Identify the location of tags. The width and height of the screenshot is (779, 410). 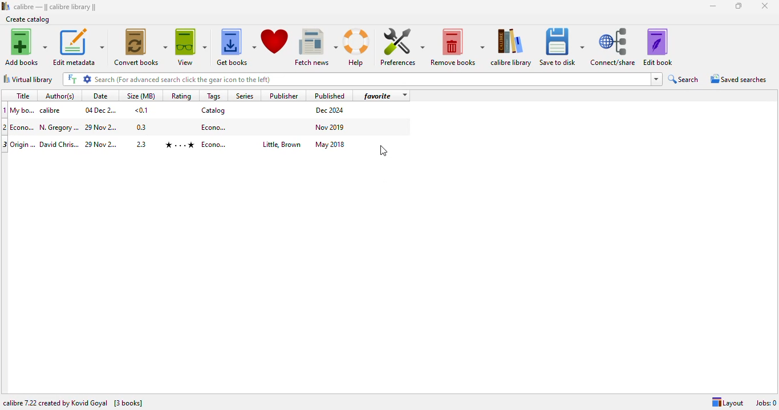
(214, 96).